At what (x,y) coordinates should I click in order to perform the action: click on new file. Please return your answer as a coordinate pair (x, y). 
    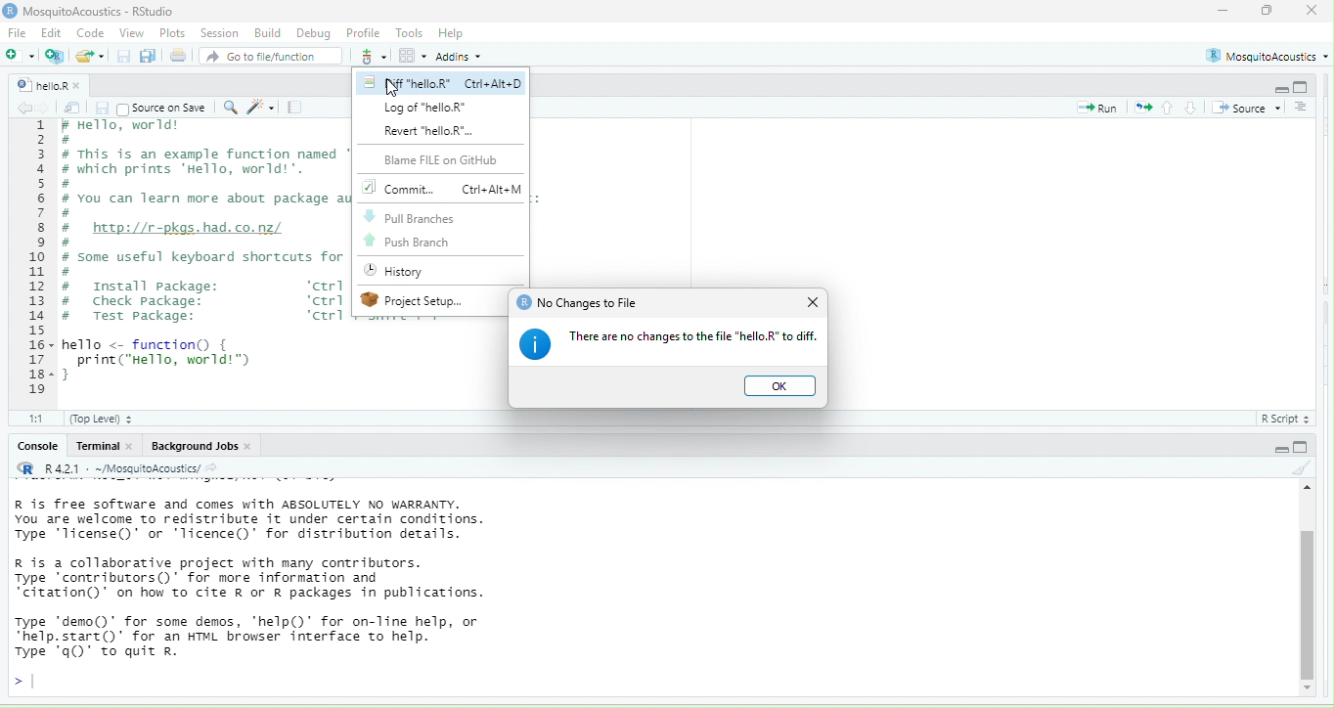
    Looking at the image, I should click on (21, 55).